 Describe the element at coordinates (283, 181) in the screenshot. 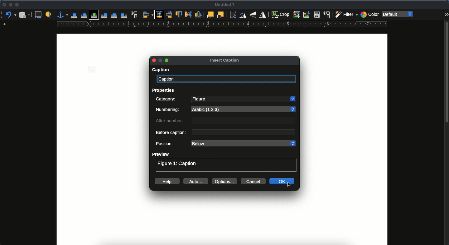

I see `ok` at that location.